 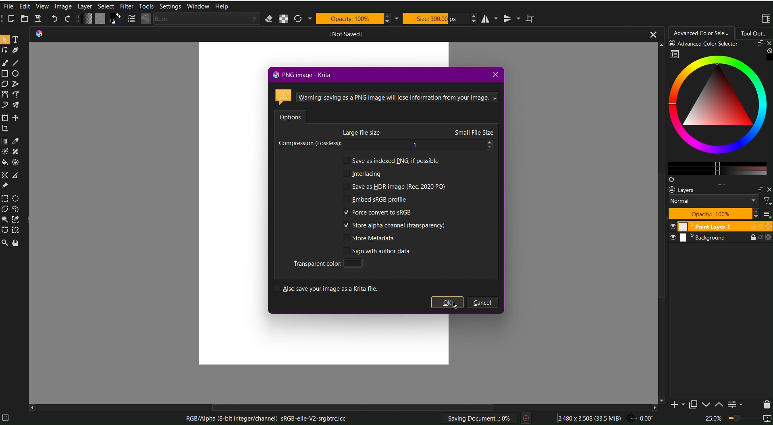 I want to click on Compression (Lossless, so click(x=388, y=140).